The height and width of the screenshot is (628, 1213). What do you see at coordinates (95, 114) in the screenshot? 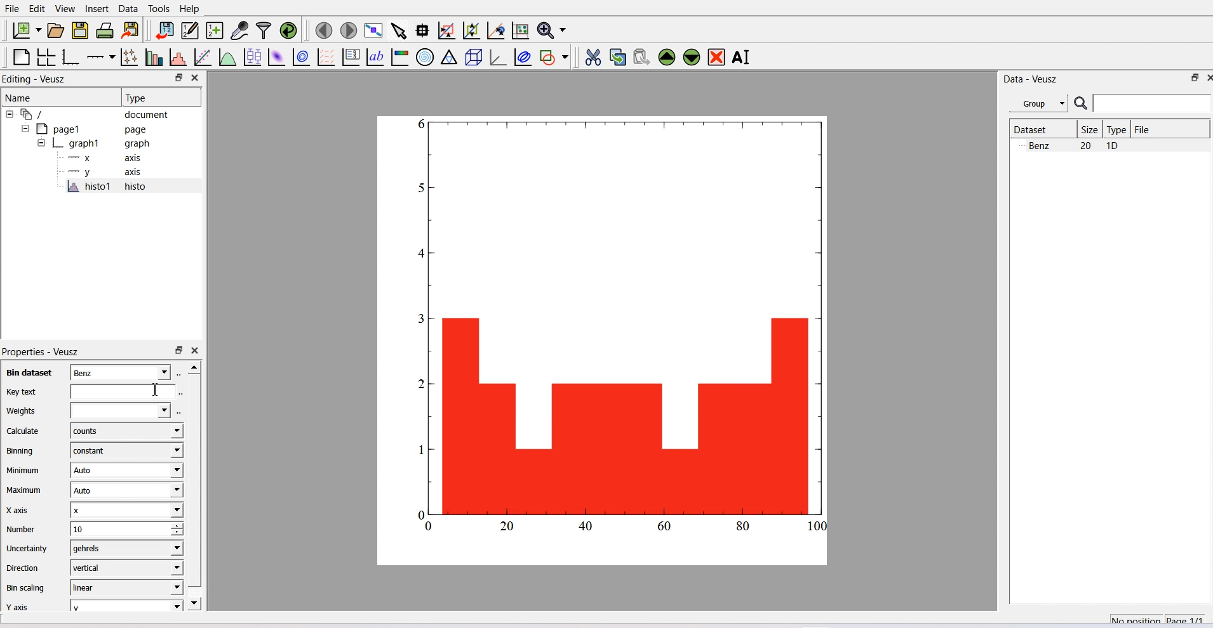
I see `Document` at bounding box center [95, 114].